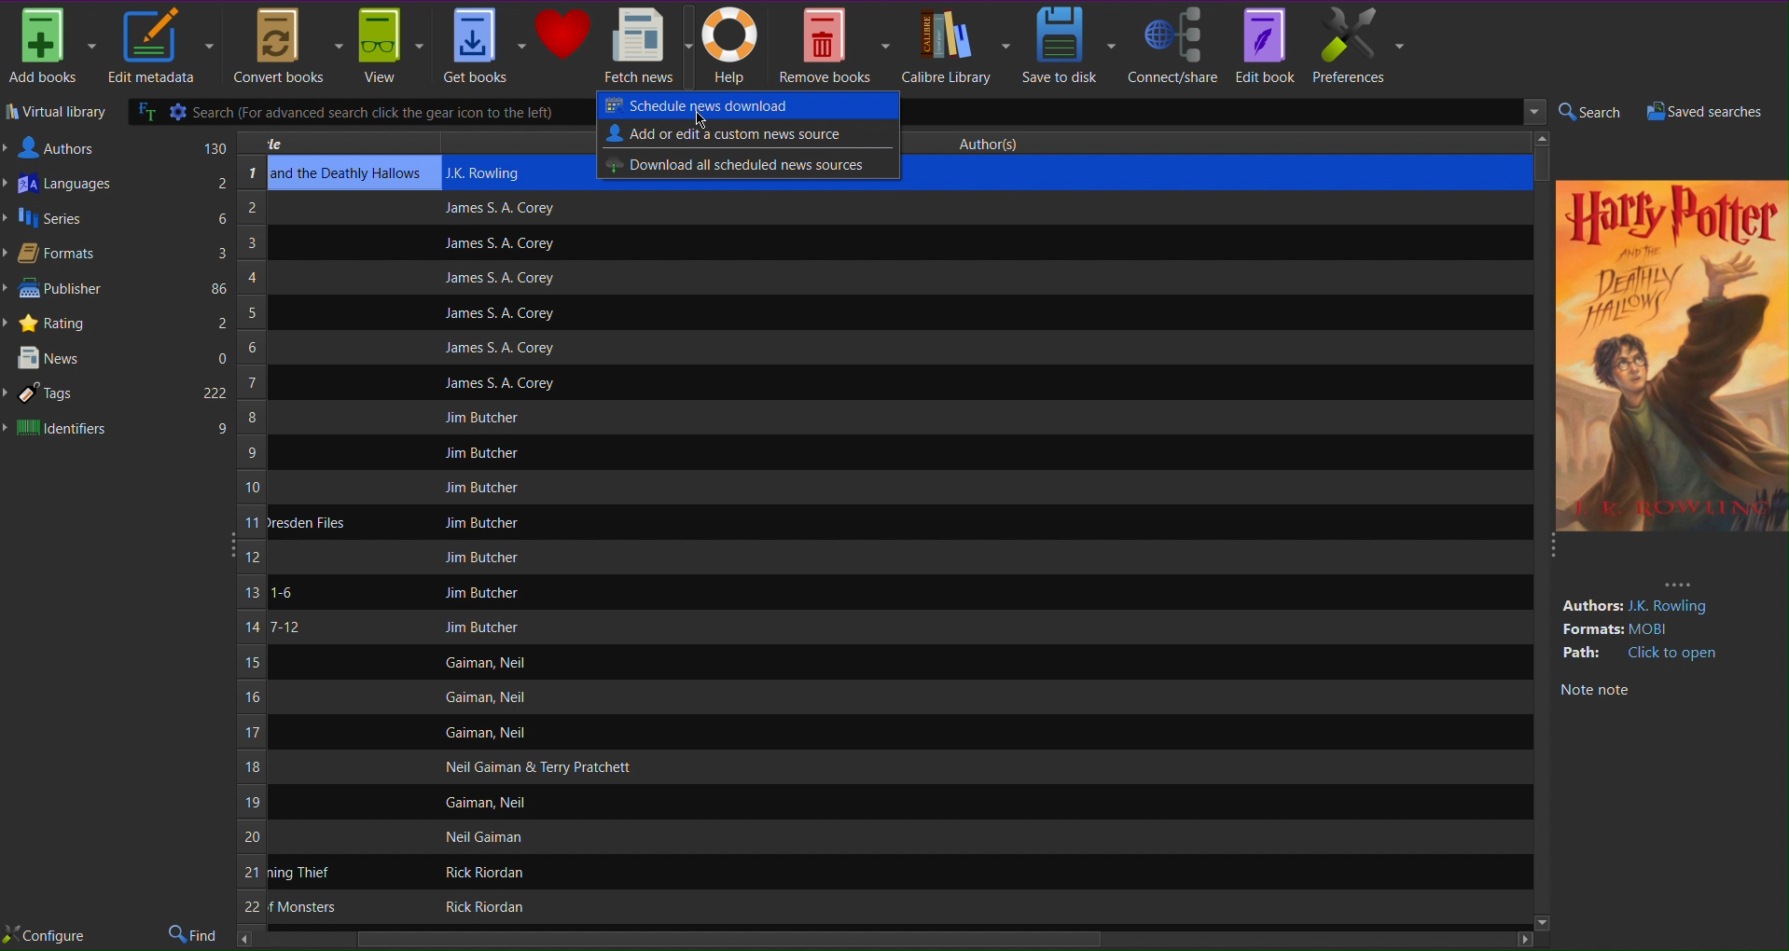 Image resolution: width=1789 pixels, height=951 pixels. Describe the element at coordinates (1657, 629) in the screenshot. I see ` MOBI` at that location.